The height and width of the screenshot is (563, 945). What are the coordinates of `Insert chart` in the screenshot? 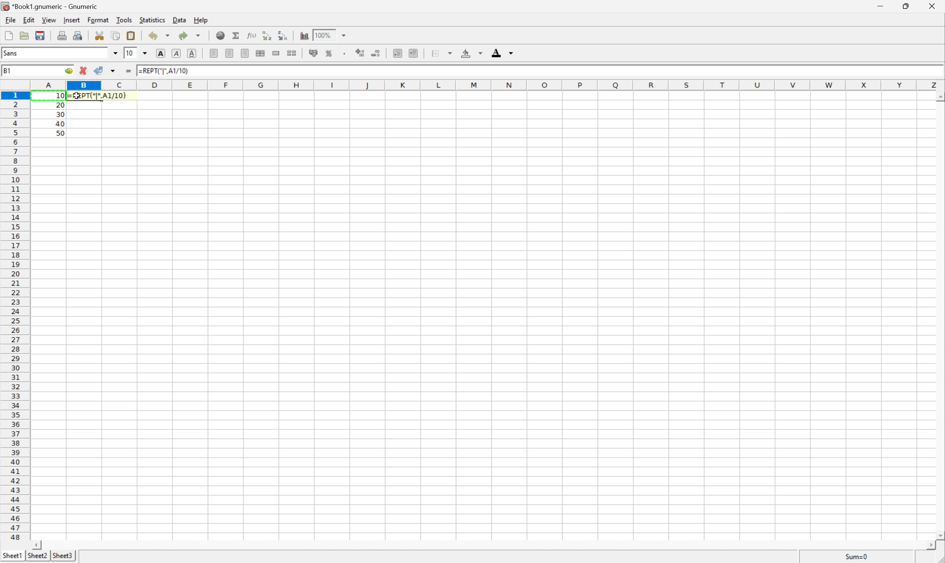 It's located at (306, 35).